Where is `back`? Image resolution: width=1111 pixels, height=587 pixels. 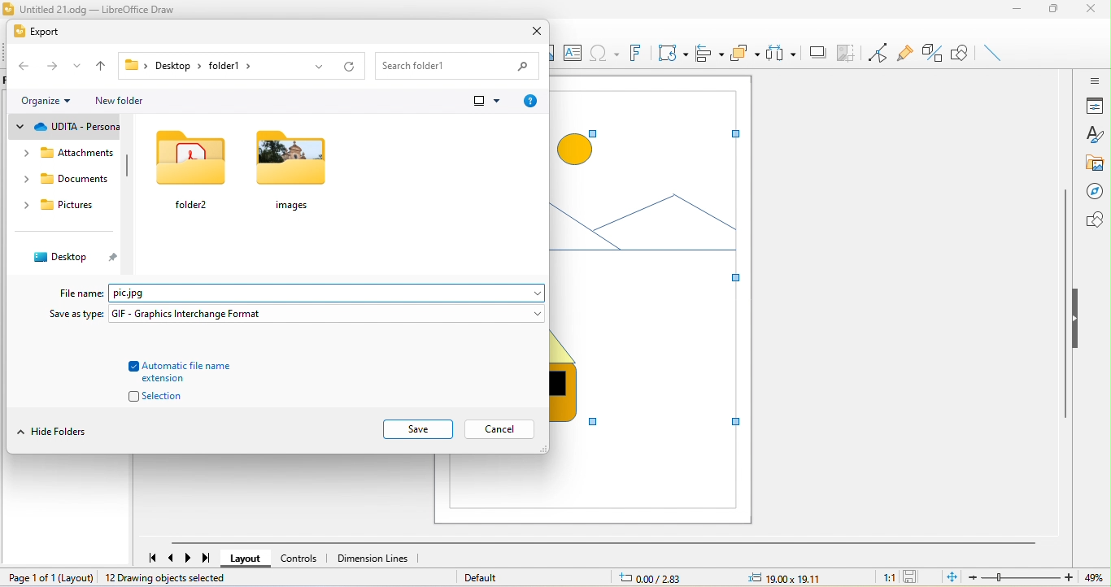 back is located at coordinates (24, 67).